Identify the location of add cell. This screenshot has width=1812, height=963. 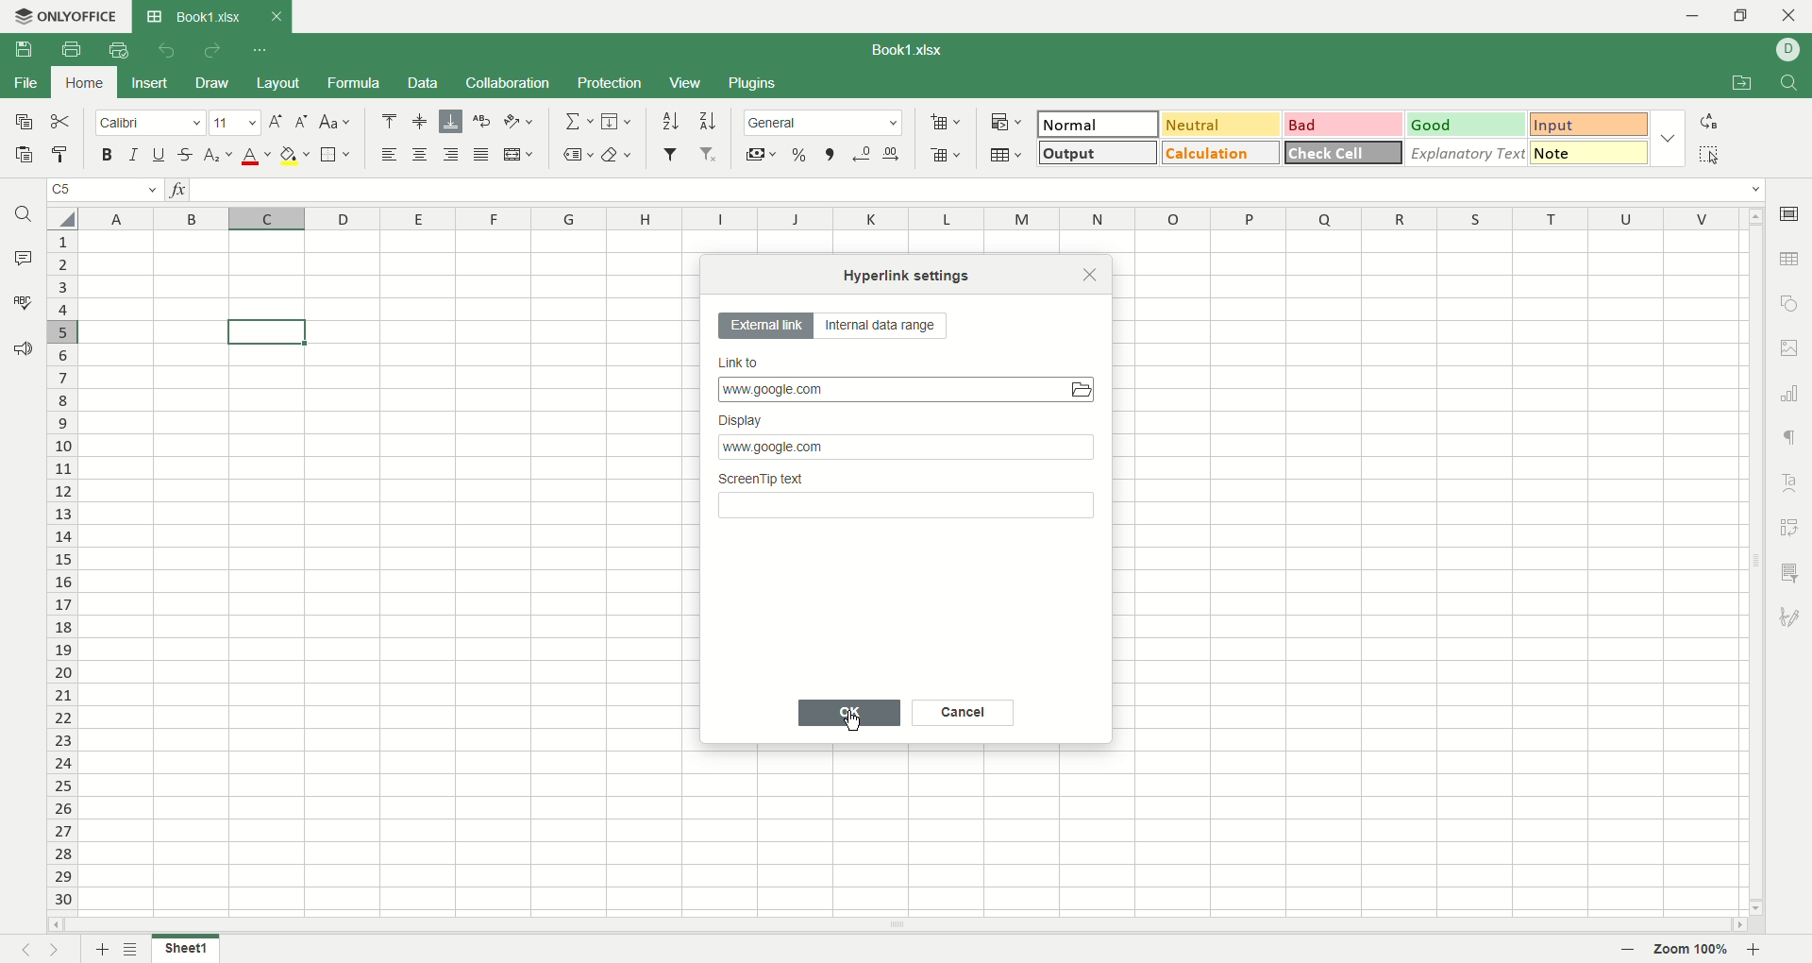
(946, 122).